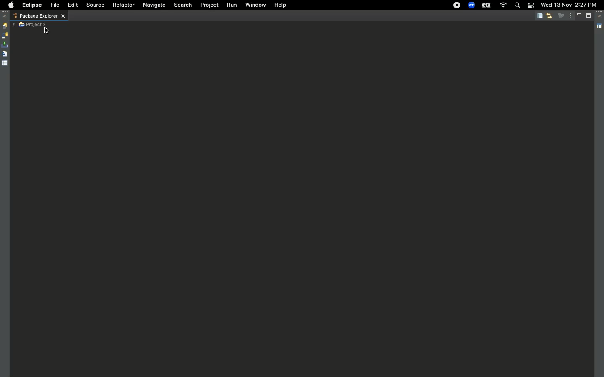 This screenshot has width=604, height=377. Describe the element at coordinates (5, 17) in the screenshot. I see `Restore` at that location.